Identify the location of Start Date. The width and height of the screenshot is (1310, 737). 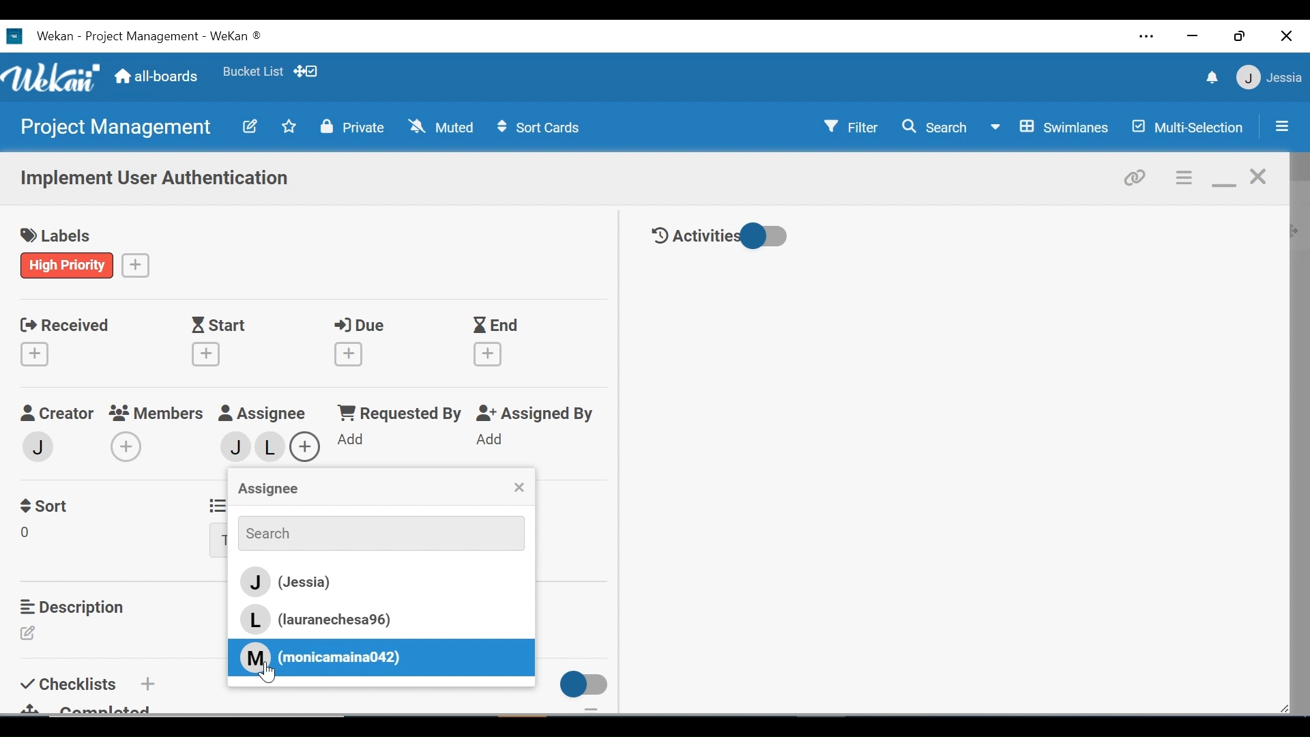
(222, 326).